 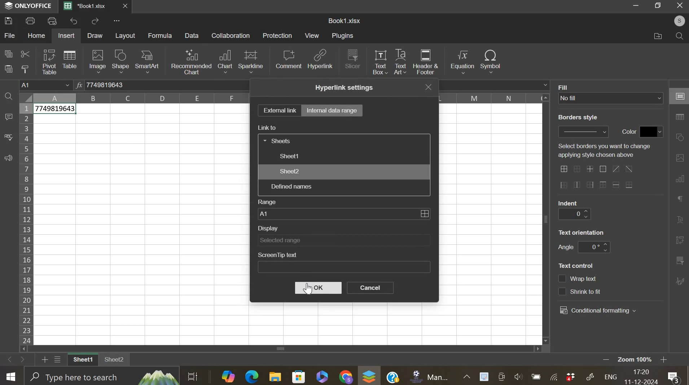 What do you see at coordinates (267, 201) in the screenshot?
I see `Range` at bounding box center [267, 201].